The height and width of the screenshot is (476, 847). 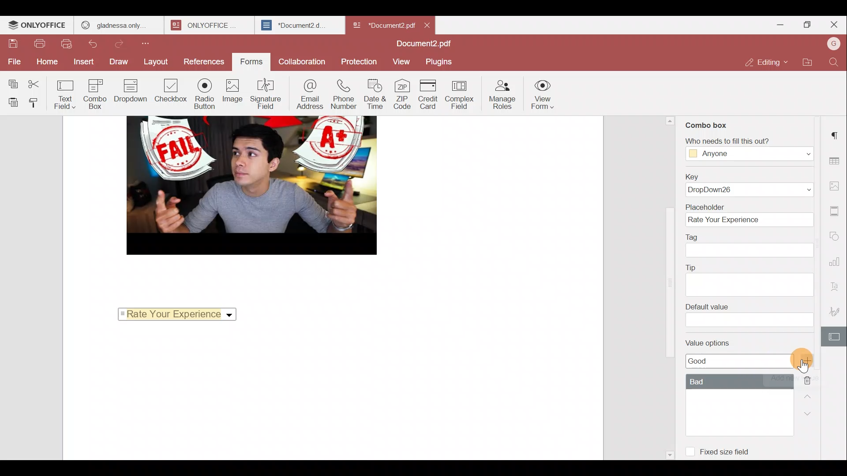 I want to click on Save, so click(x=13, y=44).